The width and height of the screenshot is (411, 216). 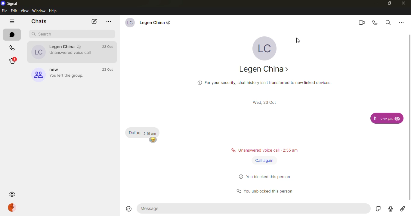 What do you see at coordinates (53, 10) in the screenshot?
I see `help` at bounding box center [53, 10].